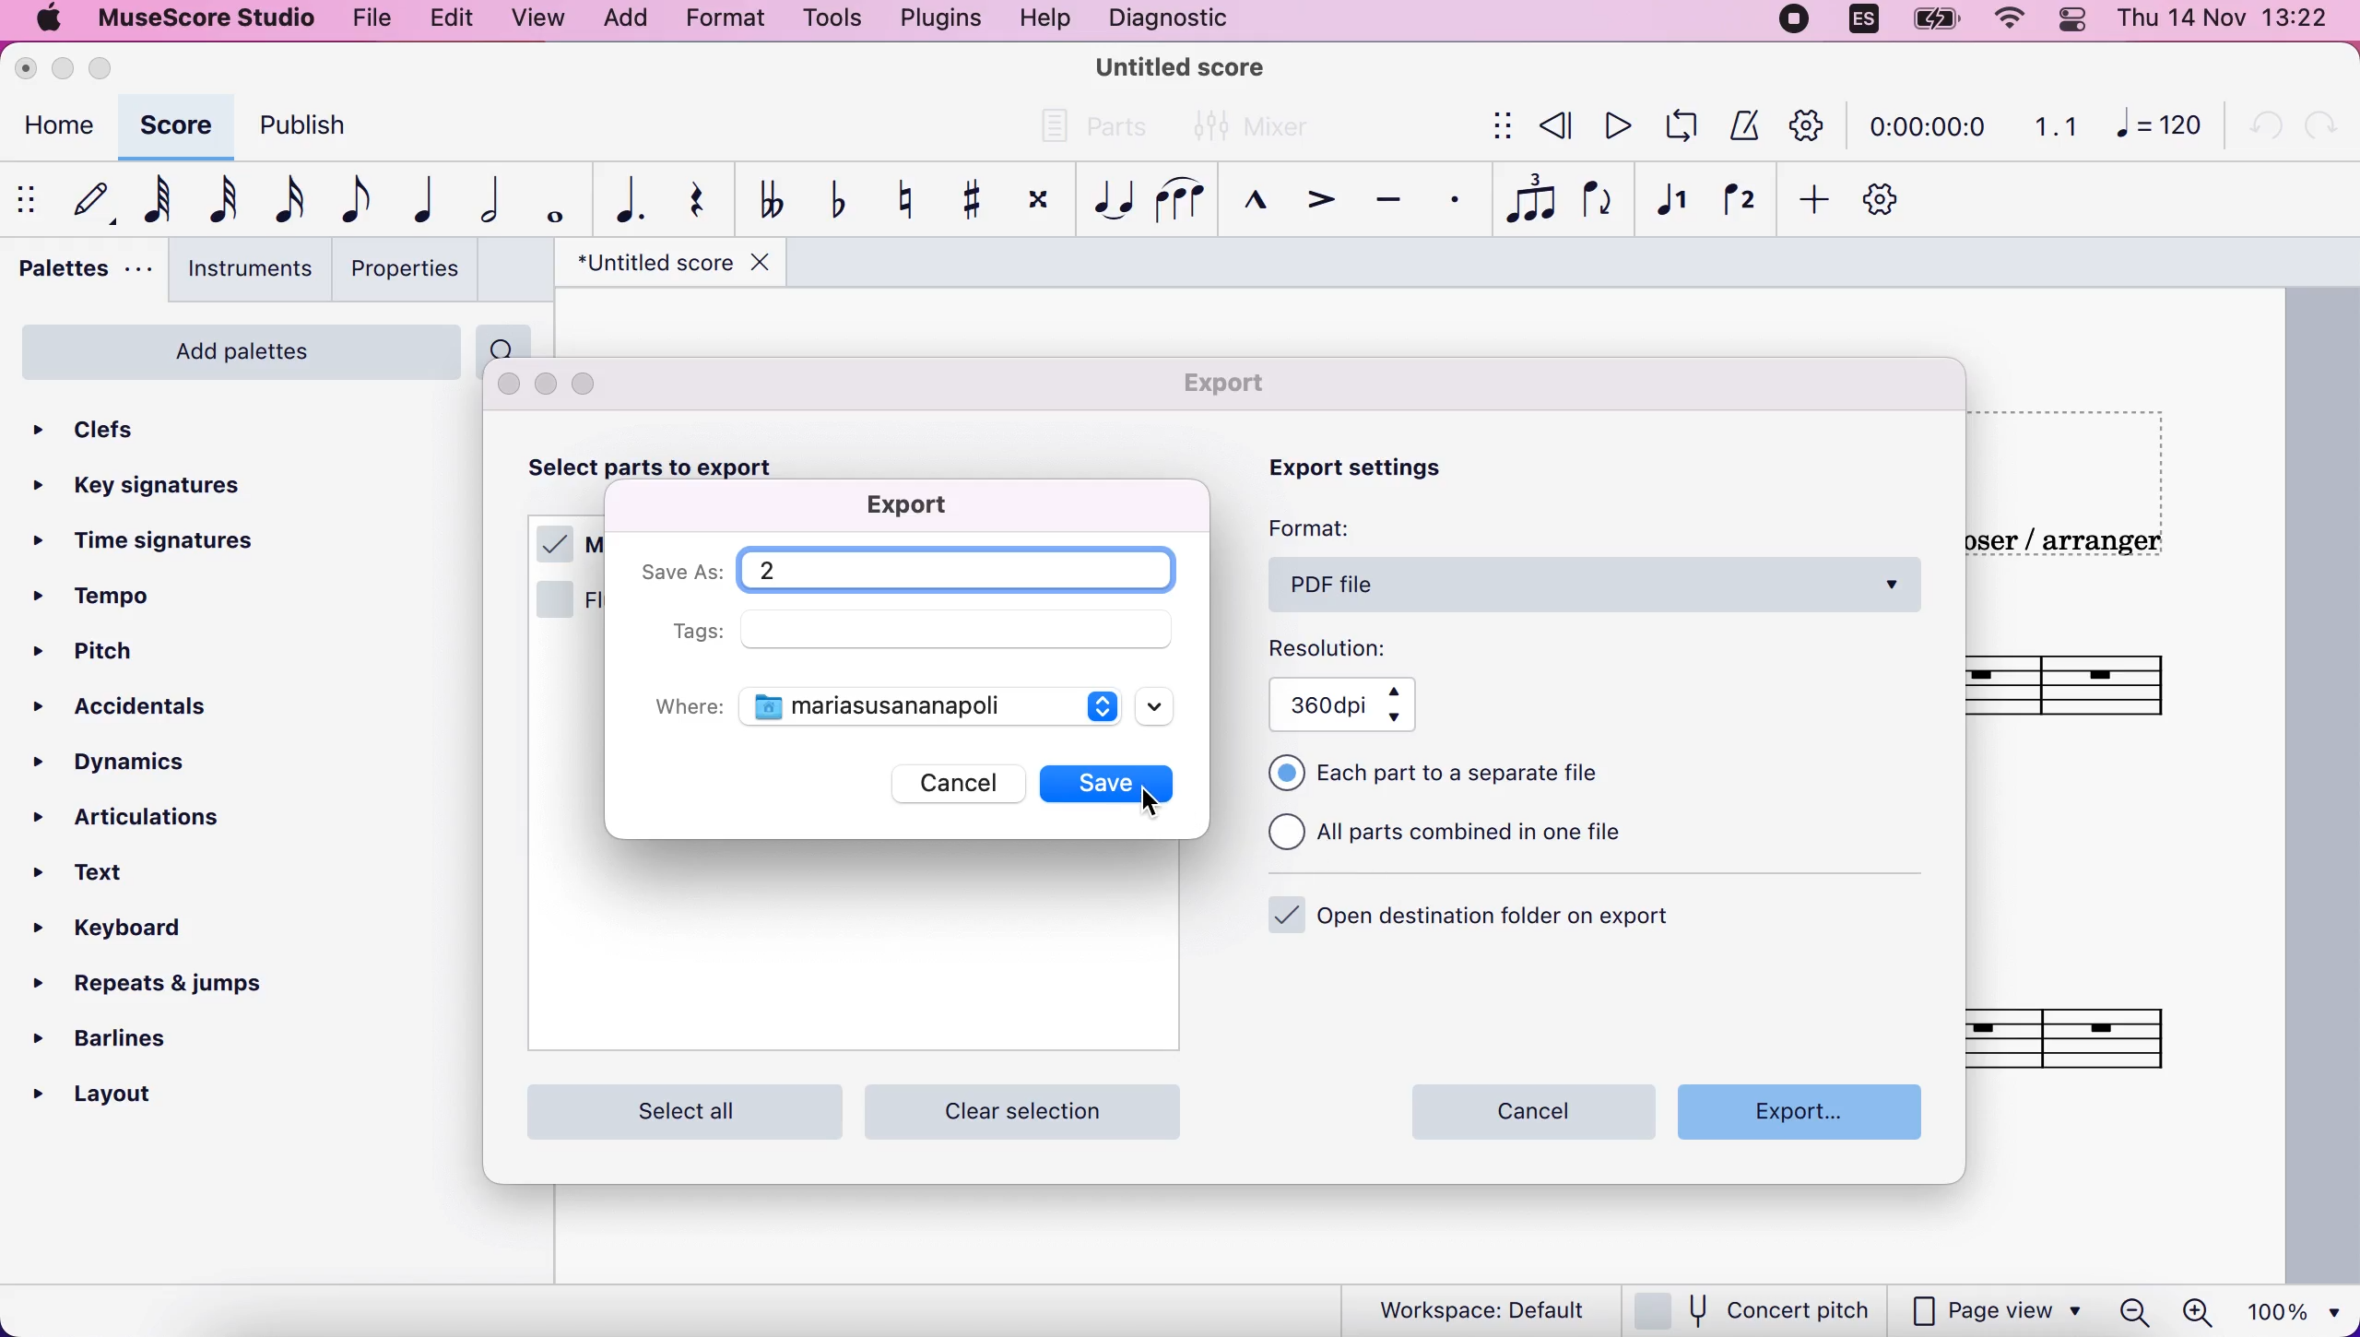  What do you see at coordinates (136, 645) in the screenshot?
I see `pitch` at bounding box center [136, 645].